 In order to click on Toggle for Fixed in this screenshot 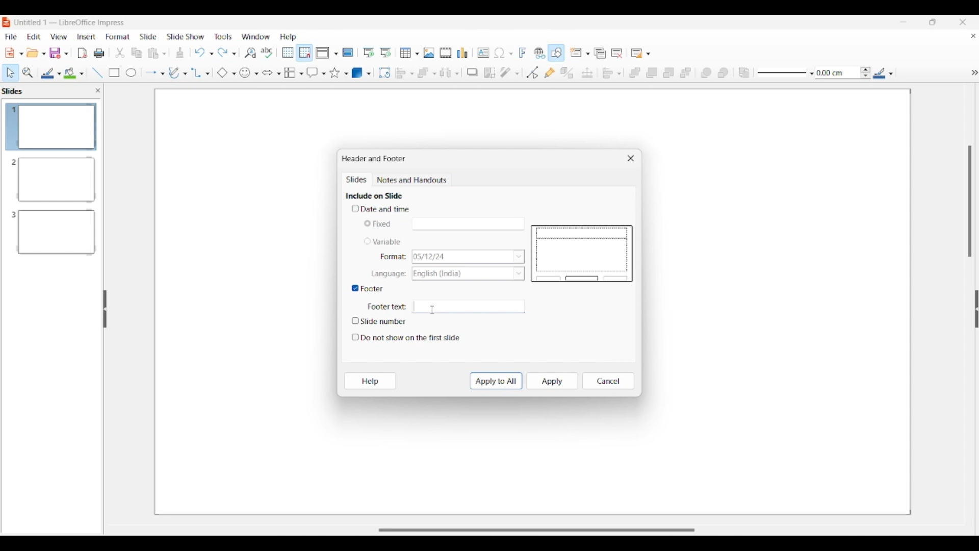, I will do `click(379, 224)`.